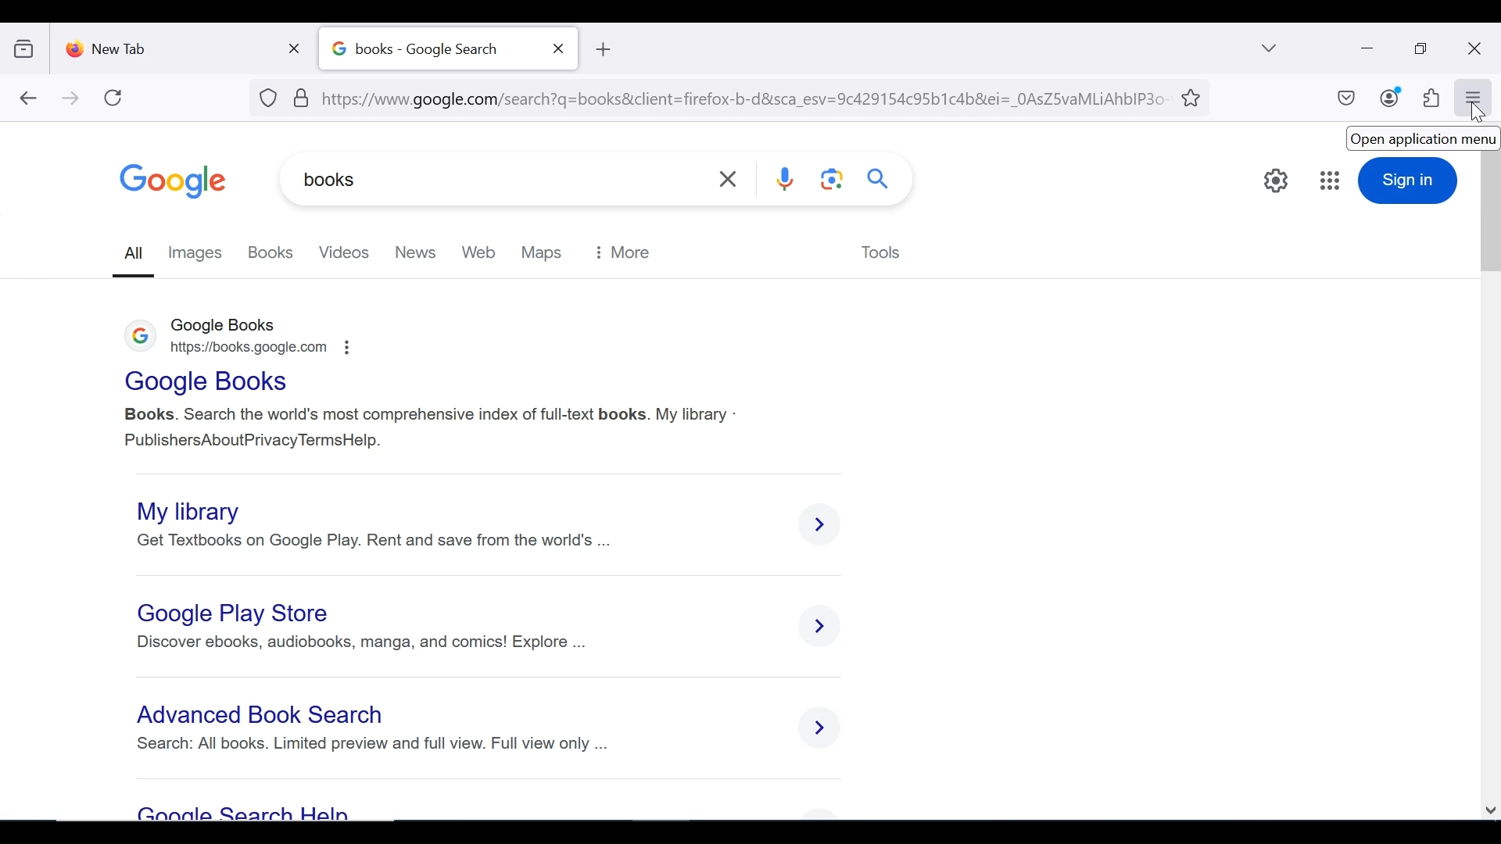 Image resolution: width=1501 pixels, height=844 pixels. Describe the element at coordinates (1331, 181) in the screenshot. I see `google apps` at that location.